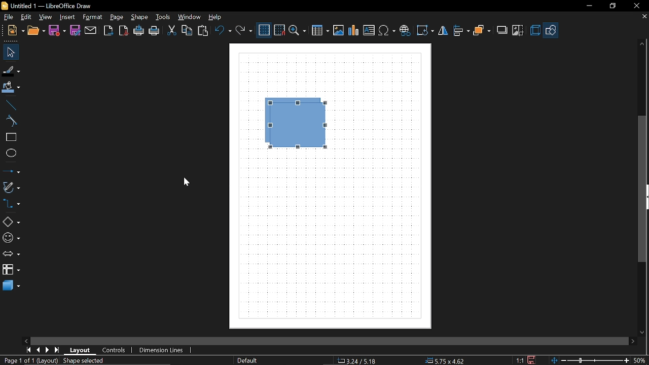 This screenshot has width=649, height=365. I want to click on Close, so click(636, 6).